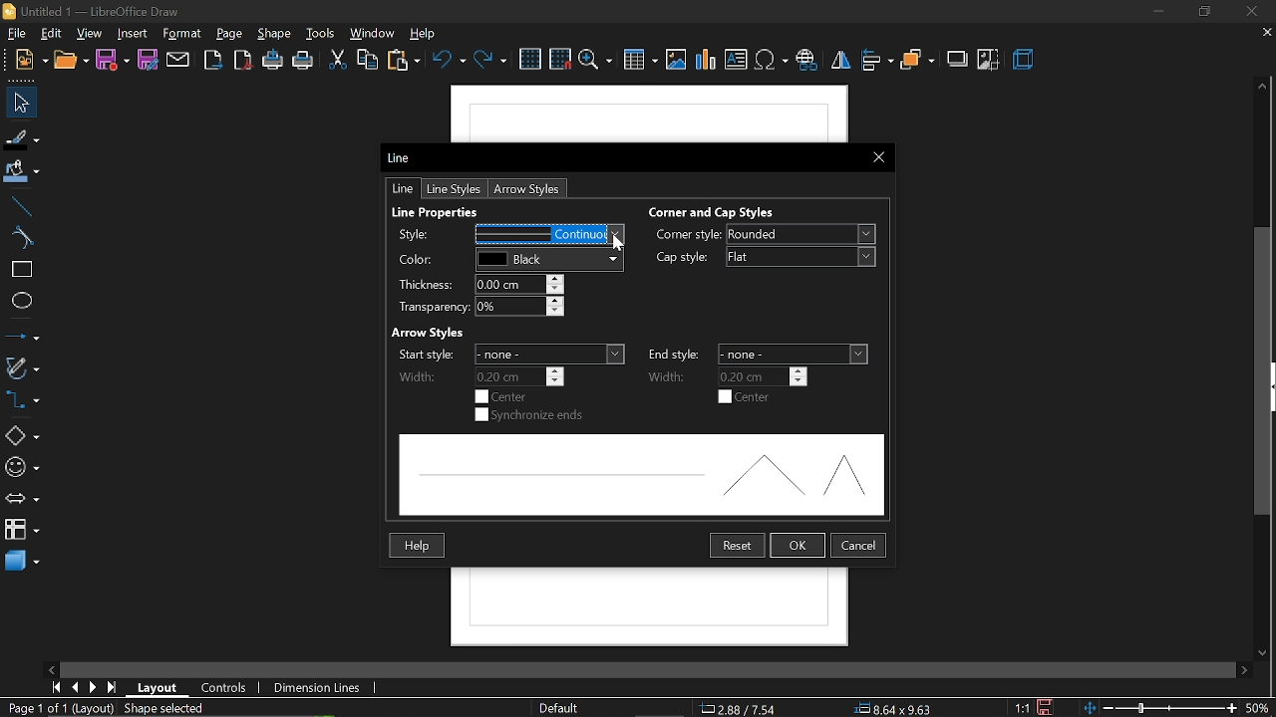  I want to click on redo, so click(491, 60).